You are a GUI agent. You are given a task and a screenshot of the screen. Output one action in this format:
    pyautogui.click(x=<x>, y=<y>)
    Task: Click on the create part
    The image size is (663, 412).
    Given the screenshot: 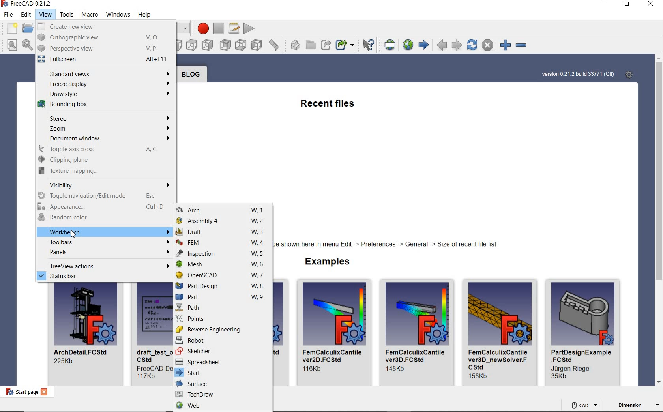 What is the action you would take?
    pyautogui.click(x=293, y=46)
    